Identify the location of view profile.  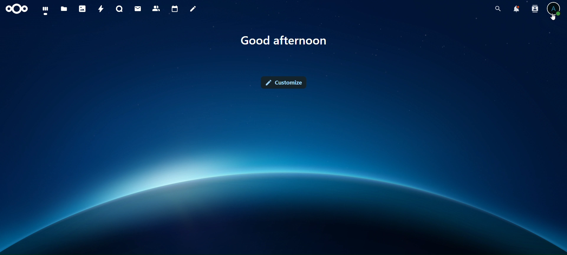
(555, 9).